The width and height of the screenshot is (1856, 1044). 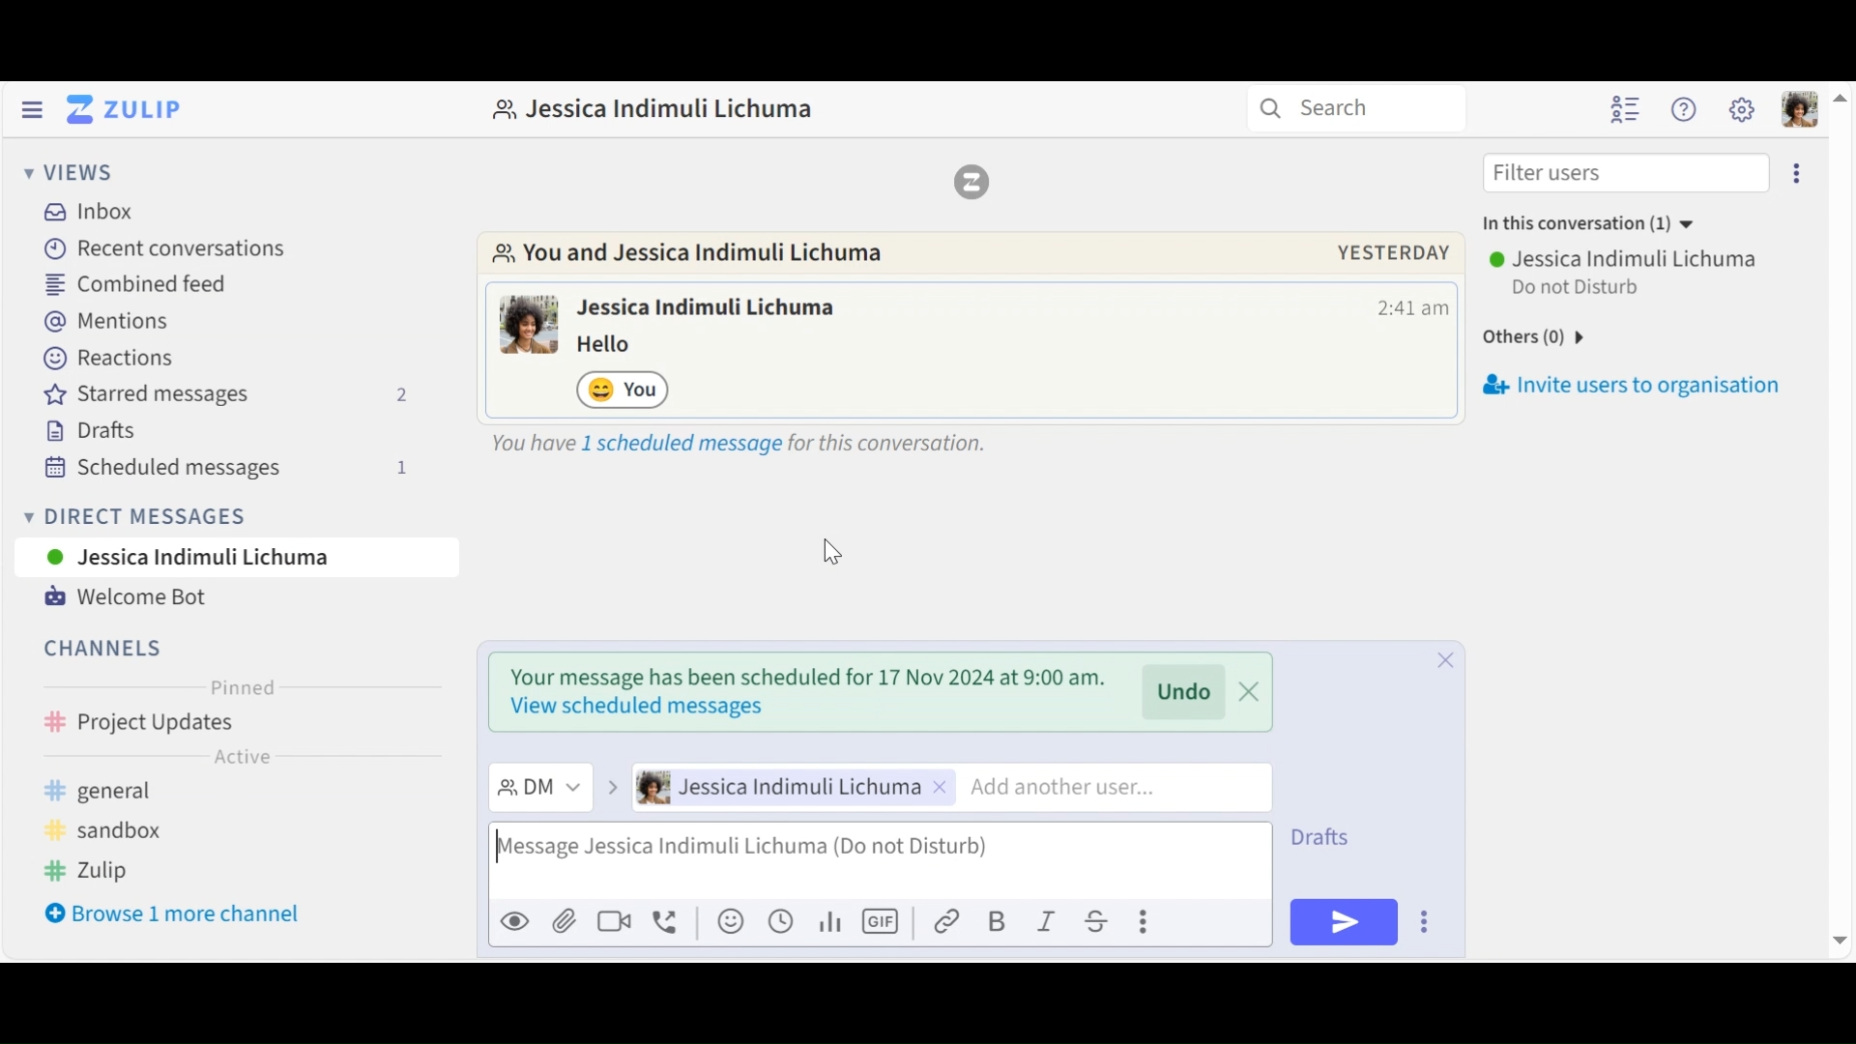 I want to click on Close, so click(x=1250, y=692).